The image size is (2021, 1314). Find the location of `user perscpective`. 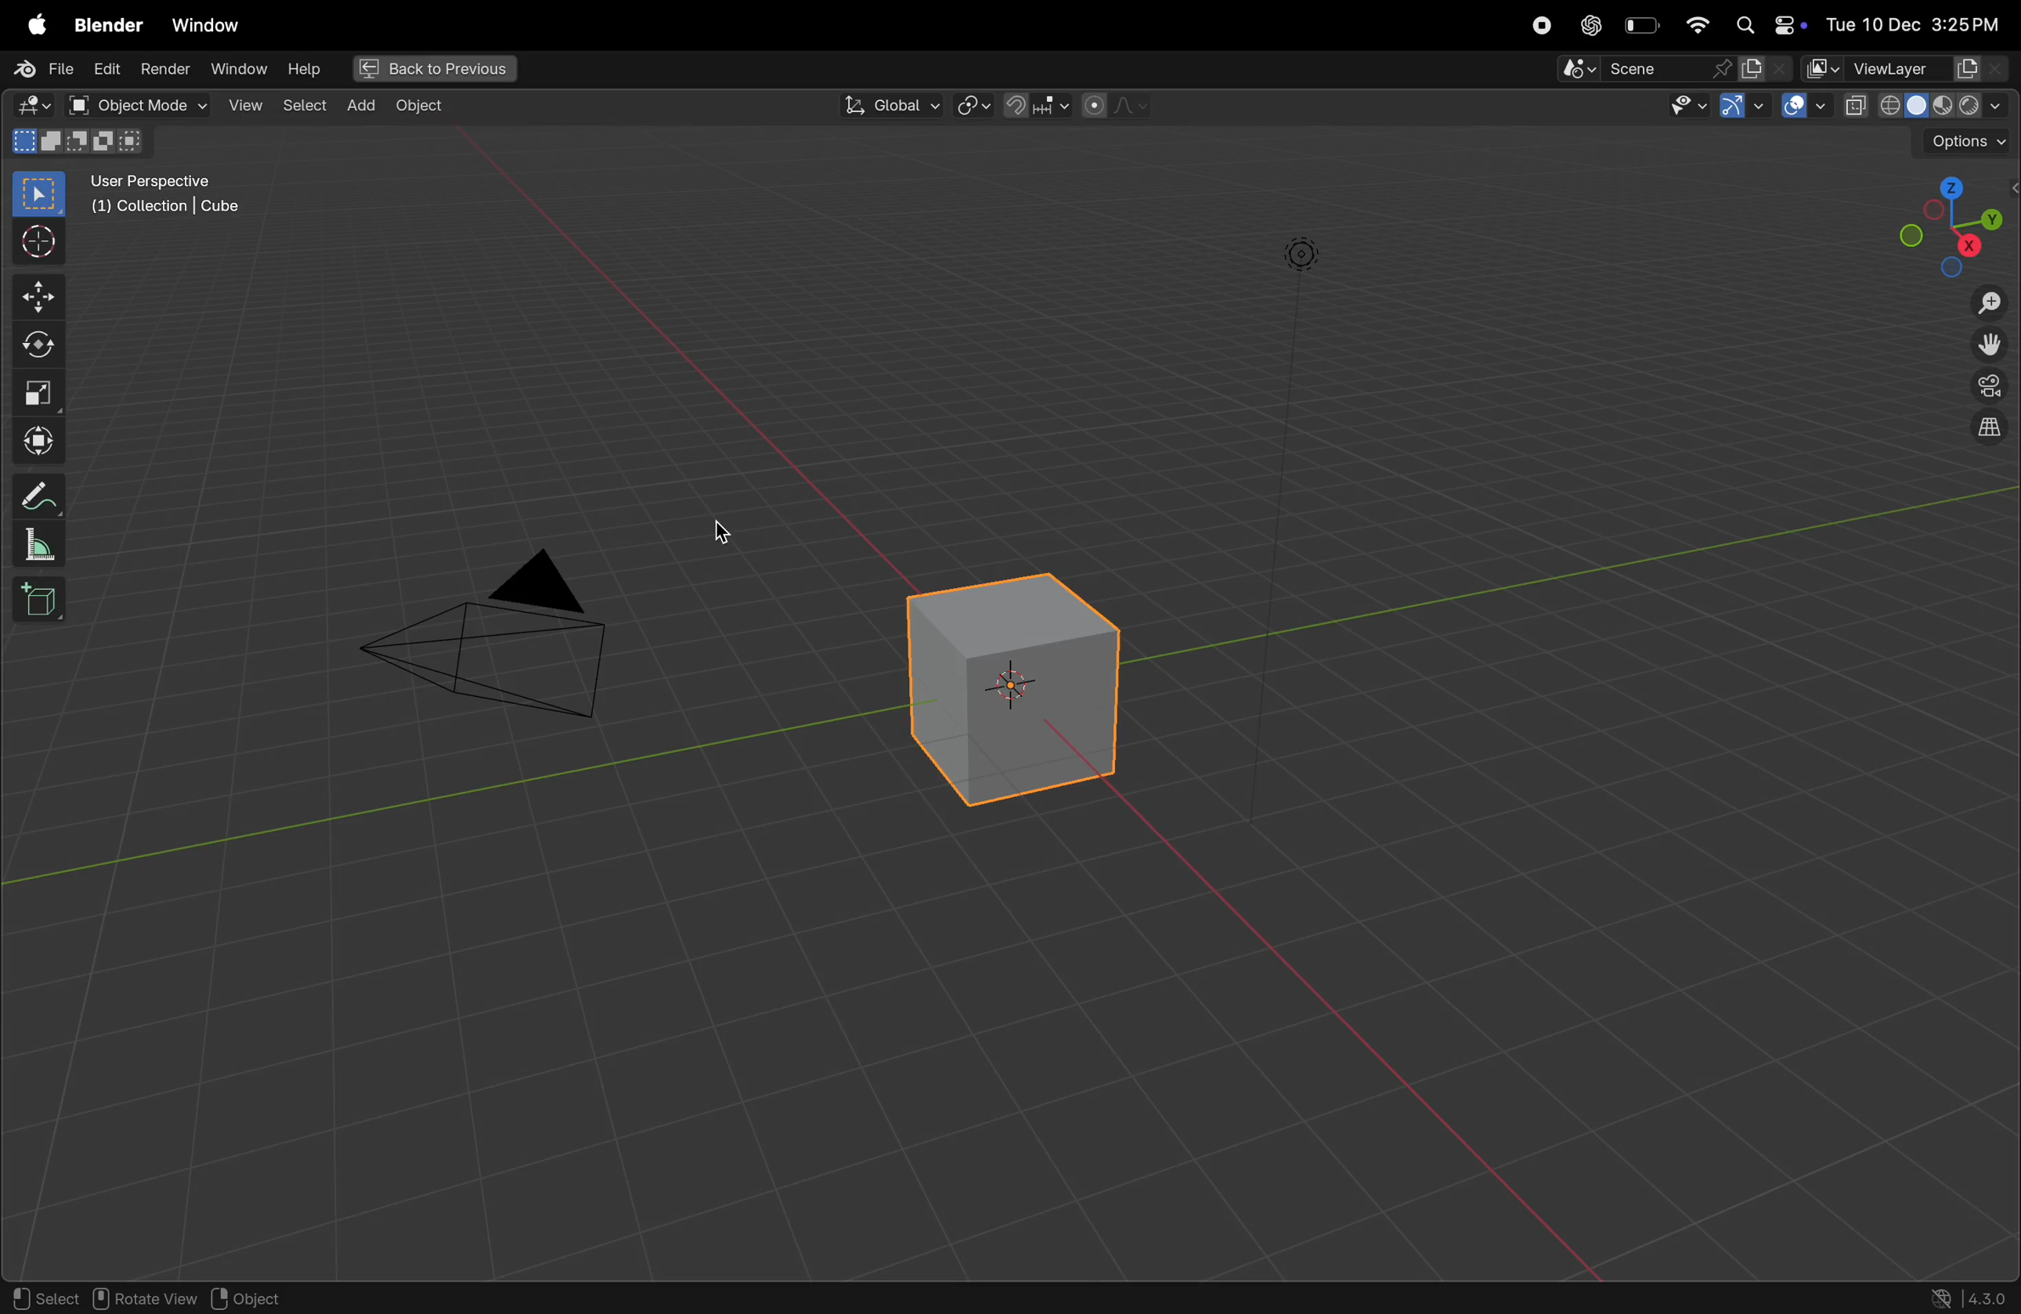

user perscpective is located at coordinates (162, 193).